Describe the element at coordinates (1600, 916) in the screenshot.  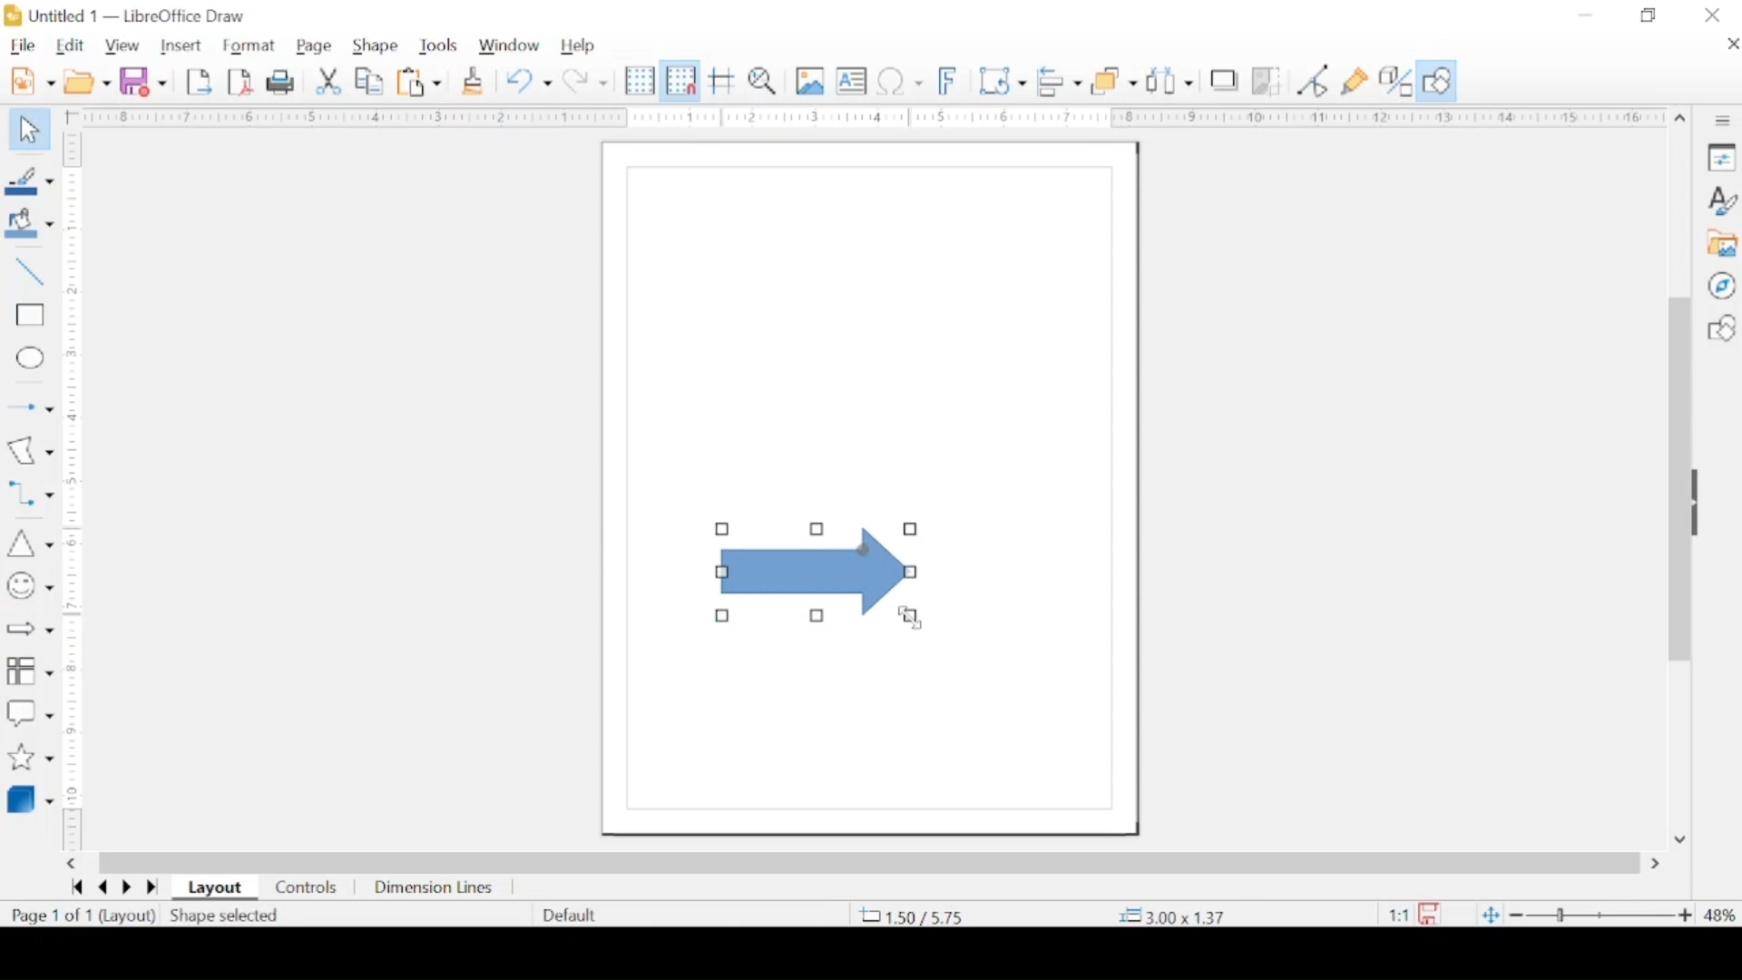
I see `zoom slider` at that location.